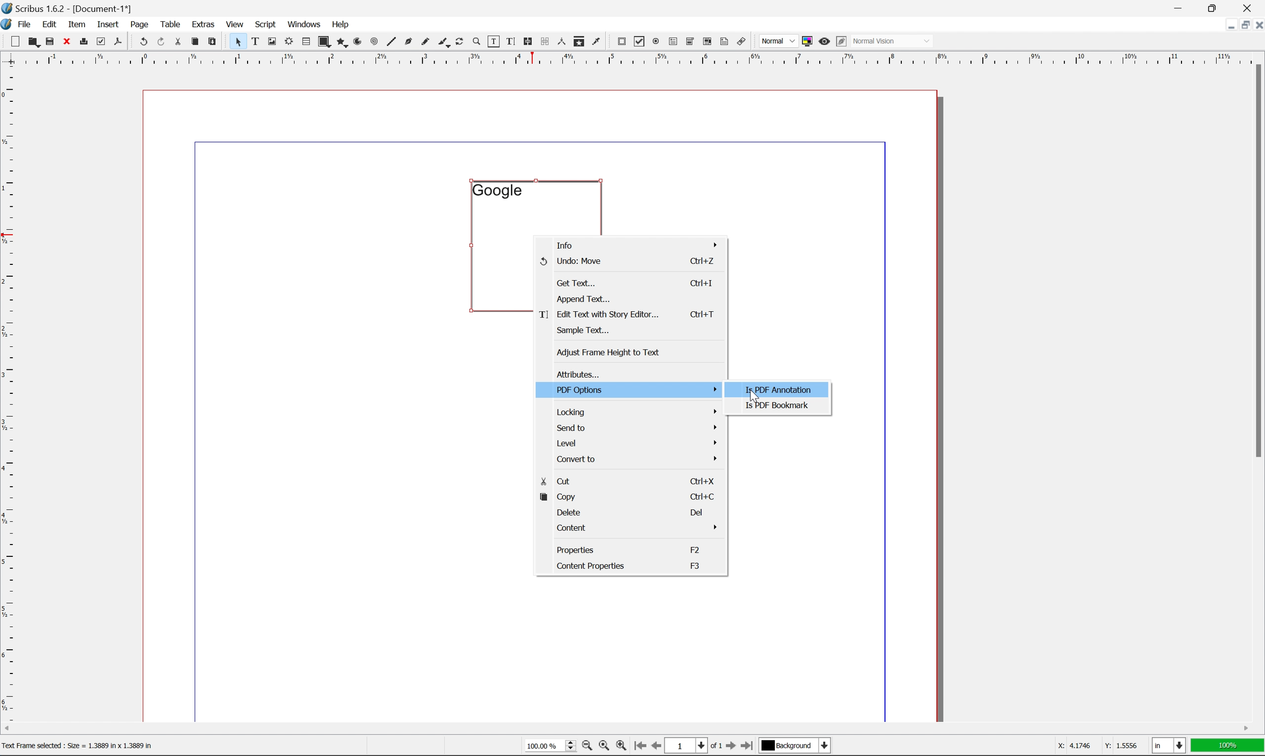 The height and width of the screenshot is (756, 1265). Describe the element at coordinates (205, 24) in the screenshot. I see `extras` at that location.